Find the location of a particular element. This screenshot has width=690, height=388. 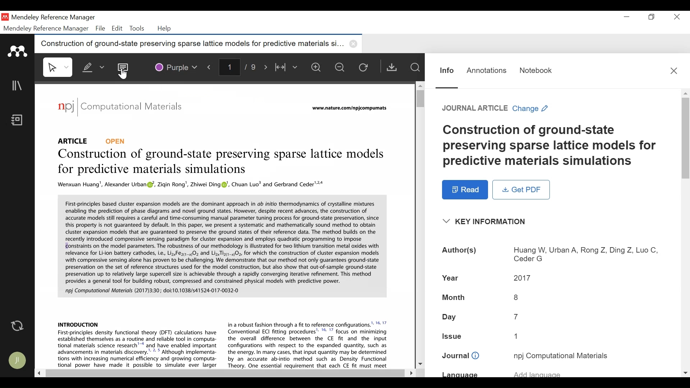

Get PDF is located at coordinates (521, 190).